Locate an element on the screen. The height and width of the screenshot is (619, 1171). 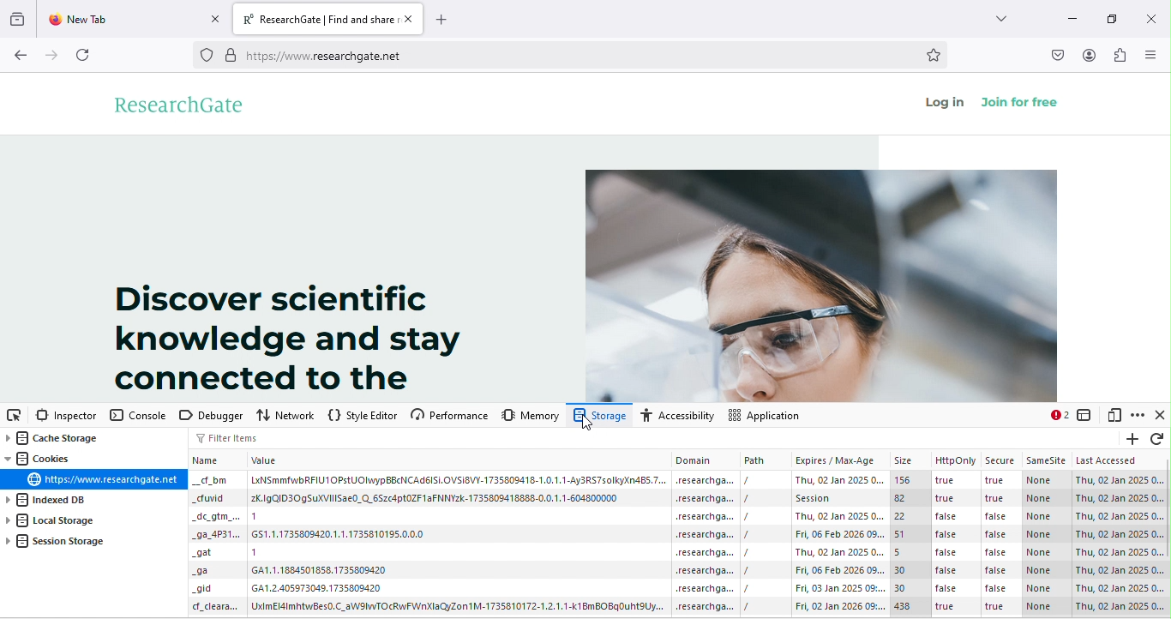
none is located at coordinates (1039, 516).